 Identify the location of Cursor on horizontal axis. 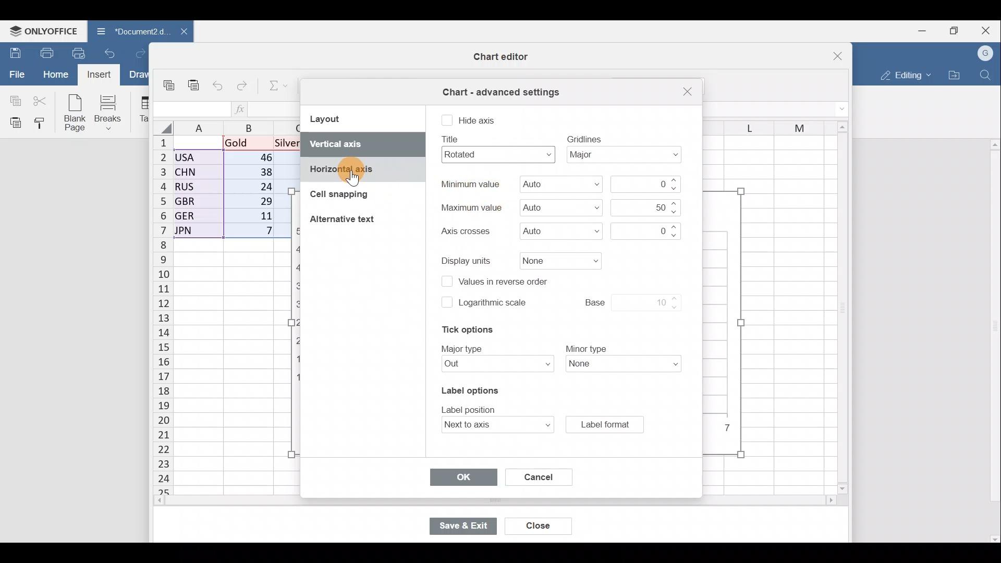
(351, 178).